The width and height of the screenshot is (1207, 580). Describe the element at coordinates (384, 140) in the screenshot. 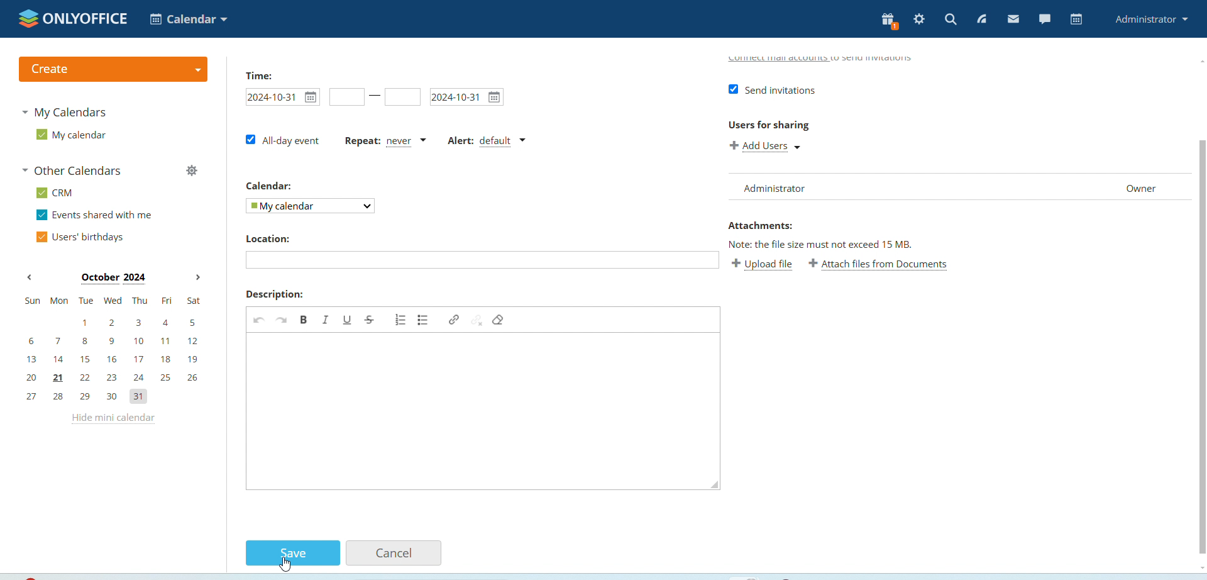

I see `repeat` at that location.